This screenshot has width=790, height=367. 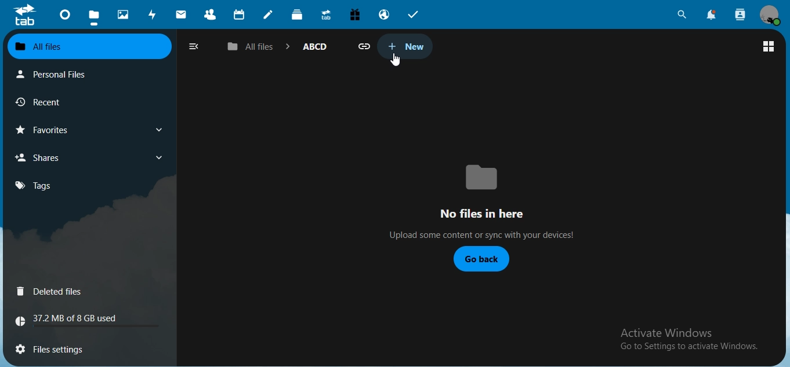 I want to click on notifications, so click(x=712, y=16).